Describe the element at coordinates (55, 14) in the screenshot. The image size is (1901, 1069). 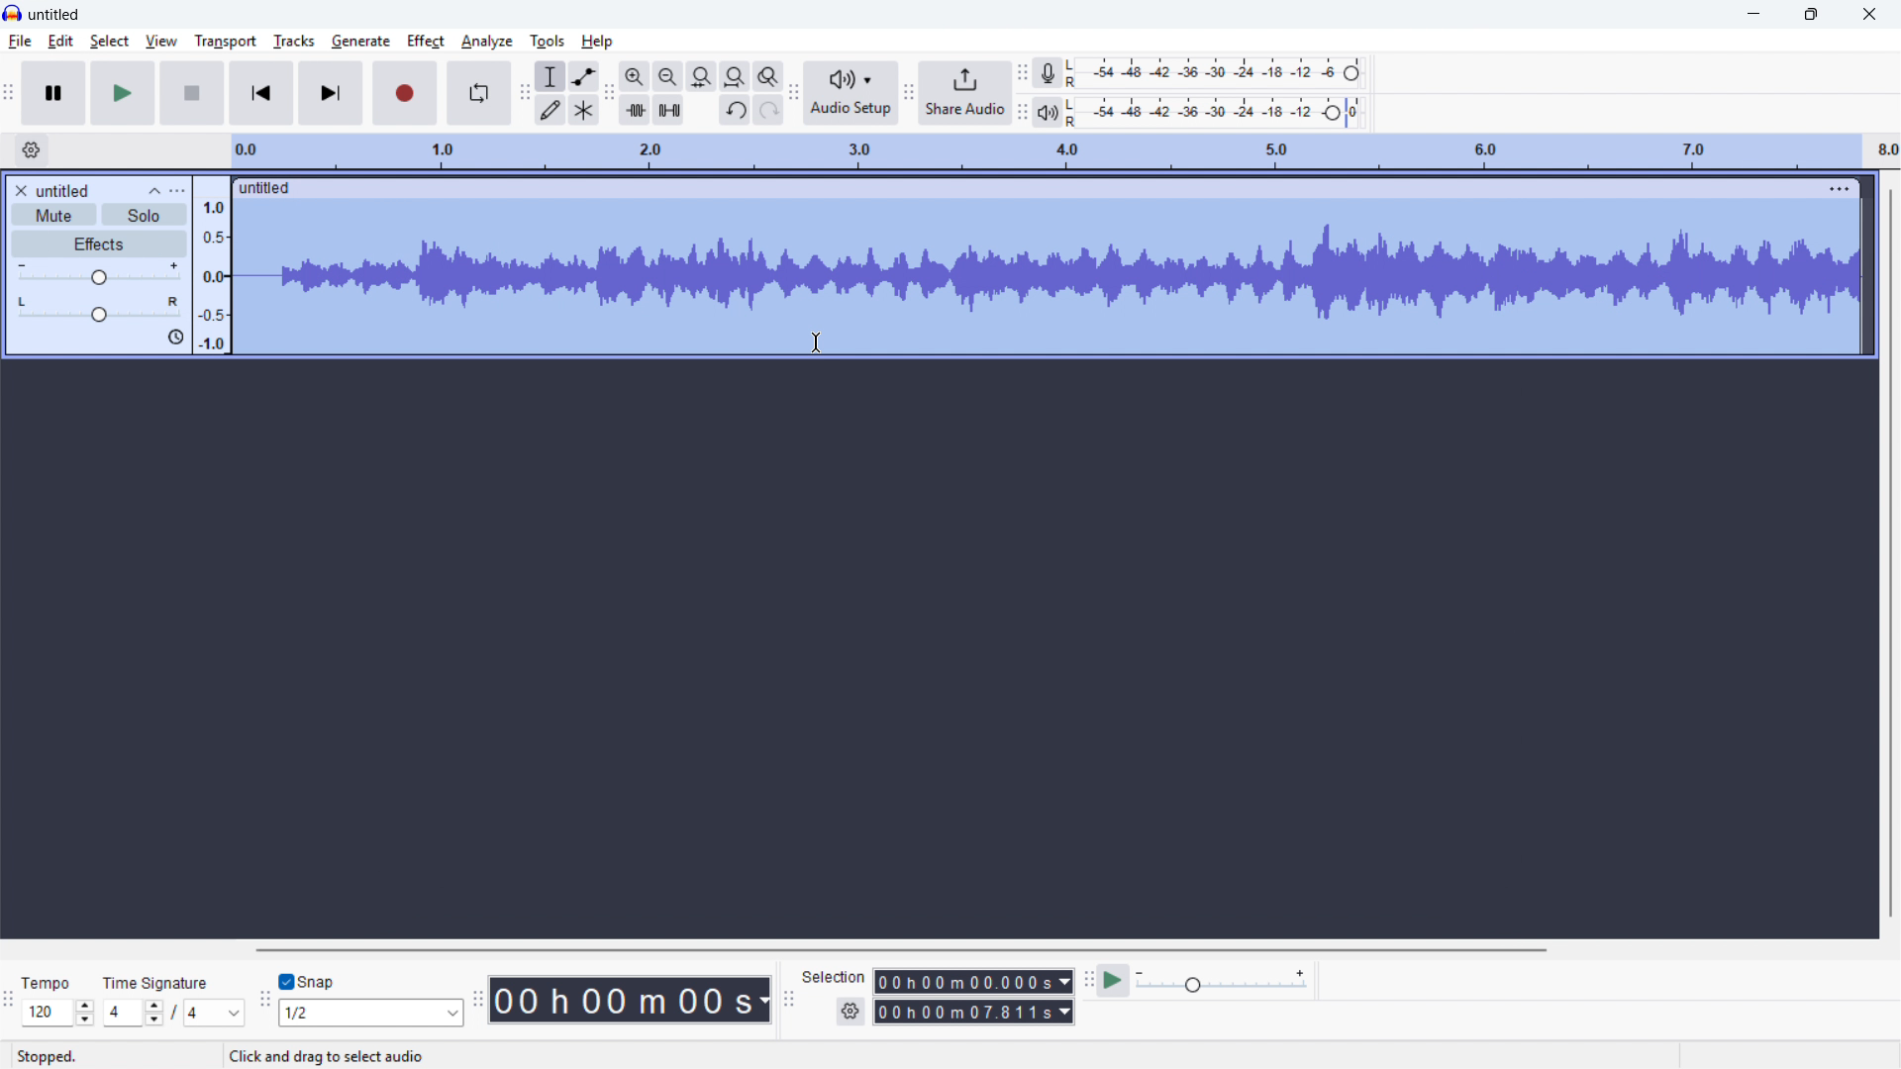
I see `project title` at that location.